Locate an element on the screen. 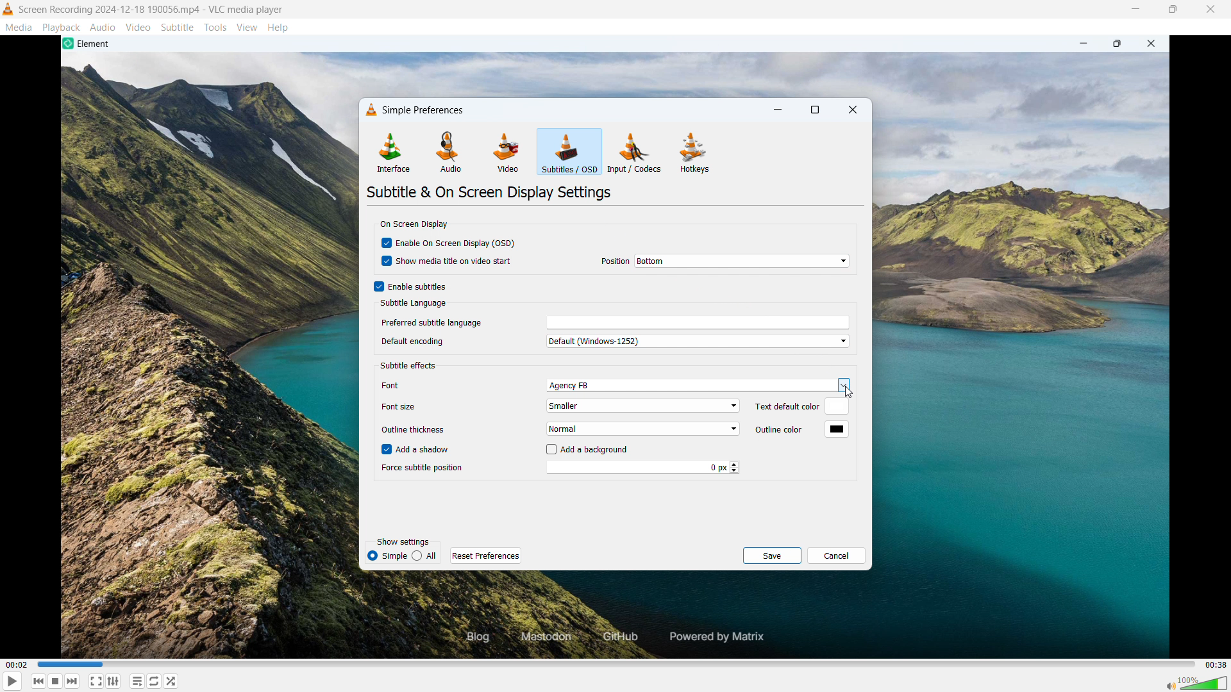 The image size is (1231, 692). Font is located at coordinates (408, 385).